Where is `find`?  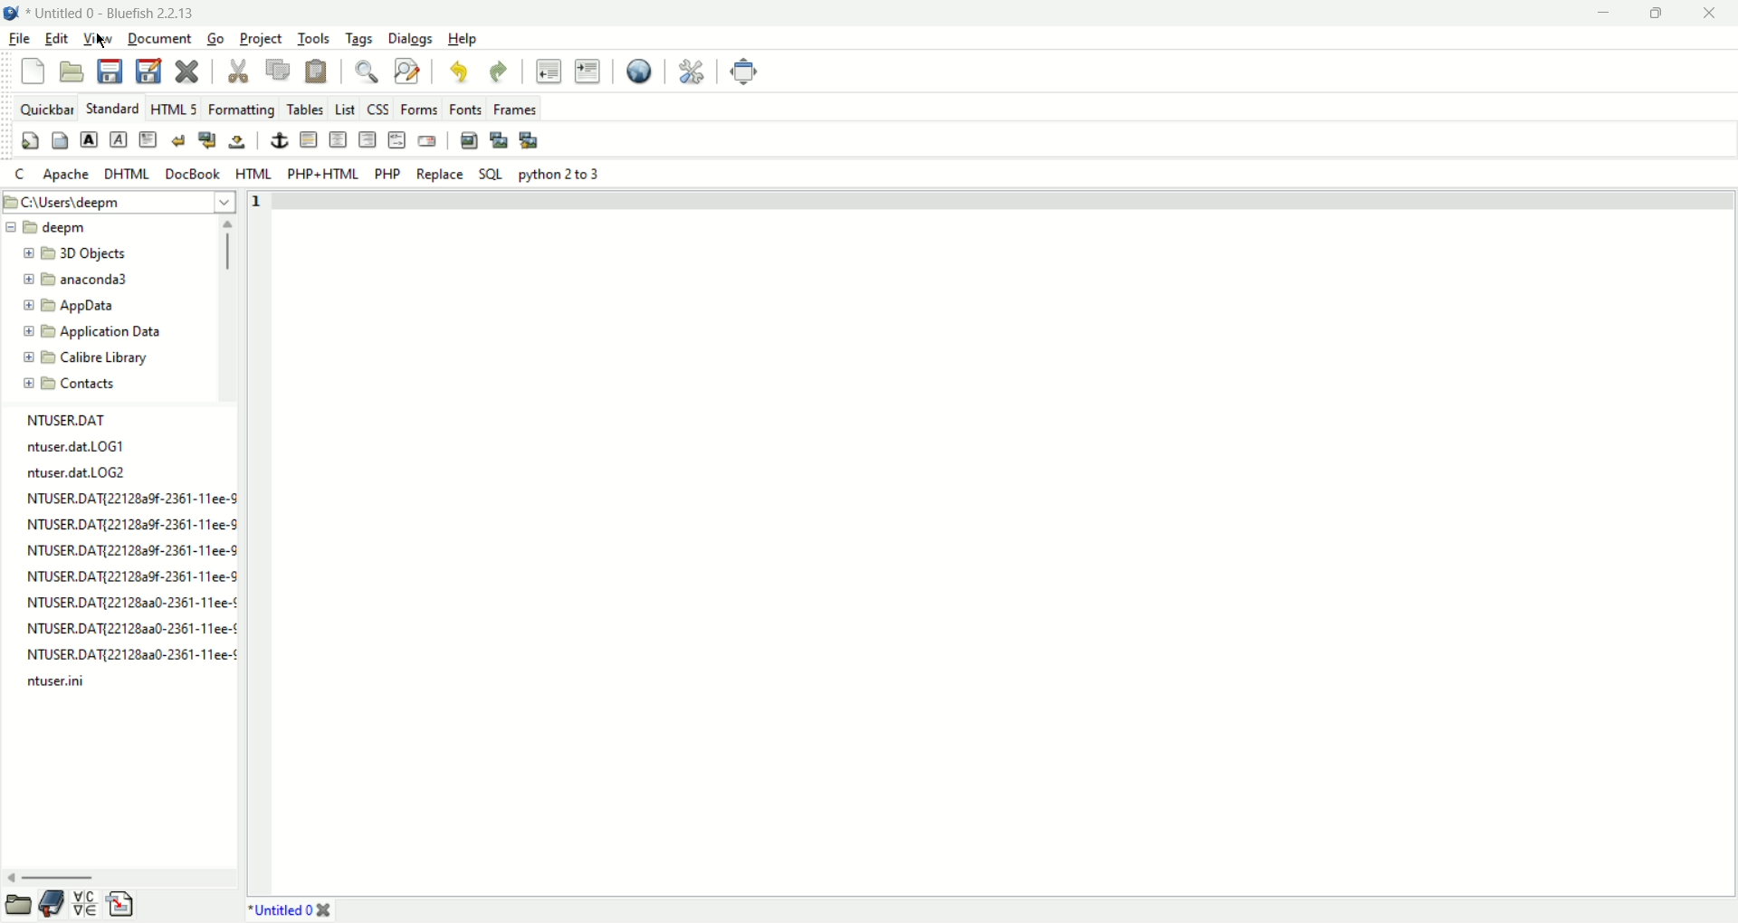 find is located at coordinates (366, 70).